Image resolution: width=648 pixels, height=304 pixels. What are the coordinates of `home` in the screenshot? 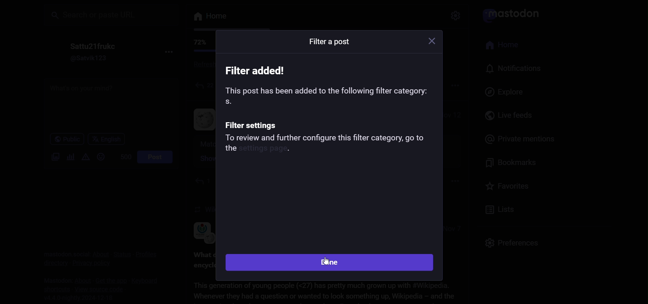 It's located at (507, 46).